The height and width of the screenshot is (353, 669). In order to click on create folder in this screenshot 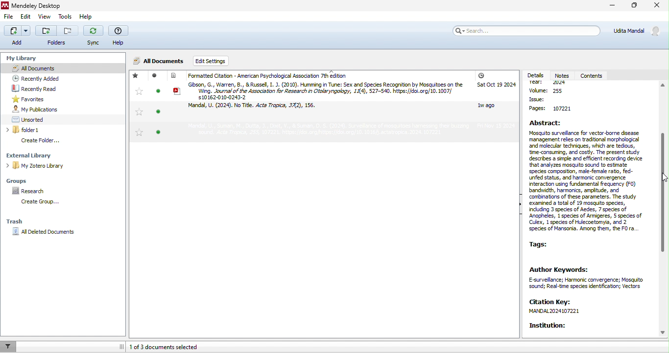, I will do `click(48, 140)`.